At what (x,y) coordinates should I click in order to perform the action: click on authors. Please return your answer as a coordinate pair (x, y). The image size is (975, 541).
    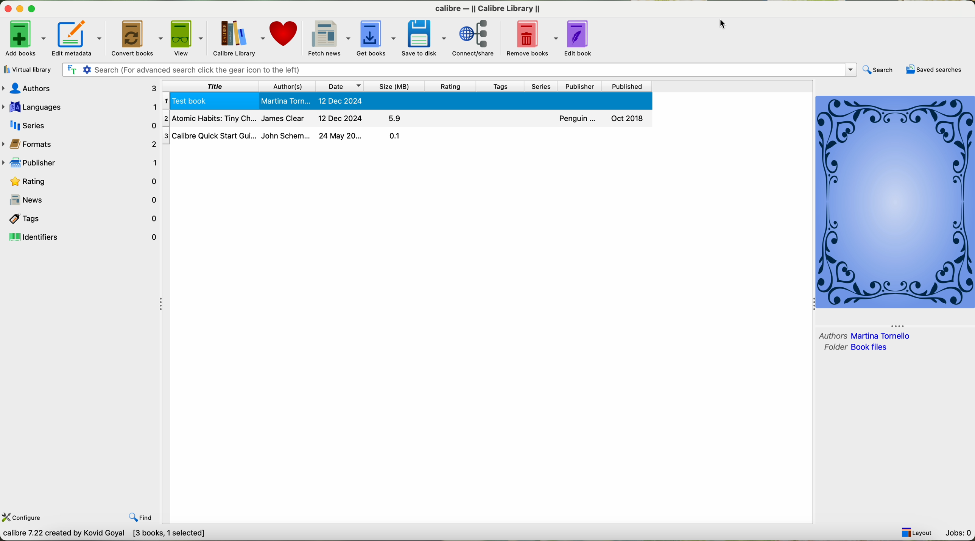
    Looking at the image, I should click on (291, 86).